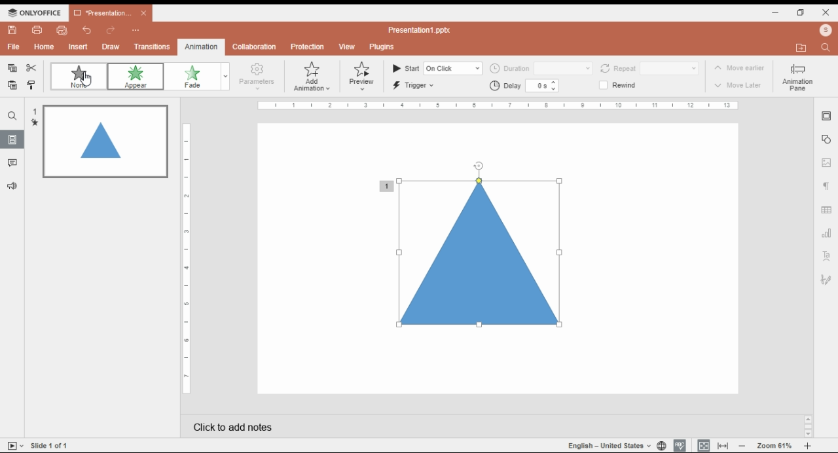 This screenshot has width=838, height=453. I want to click on vertical scale , so click(186, 263).